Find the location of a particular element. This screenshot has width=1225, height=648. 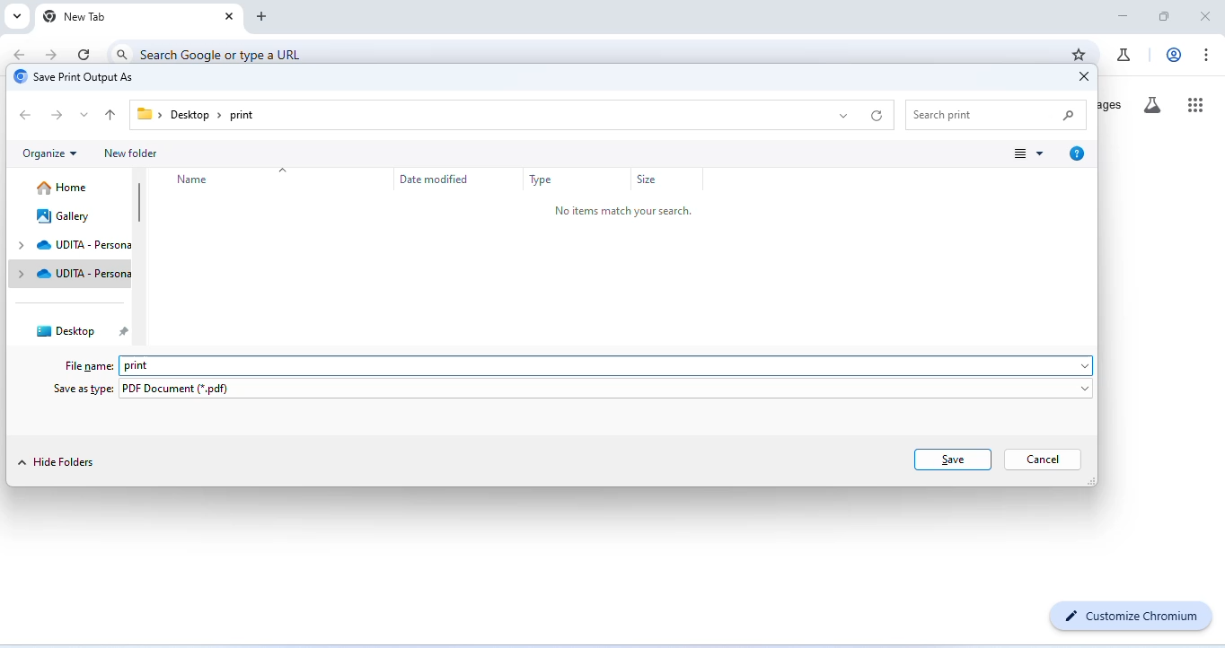

drop down is located at coordinates (843, 115).